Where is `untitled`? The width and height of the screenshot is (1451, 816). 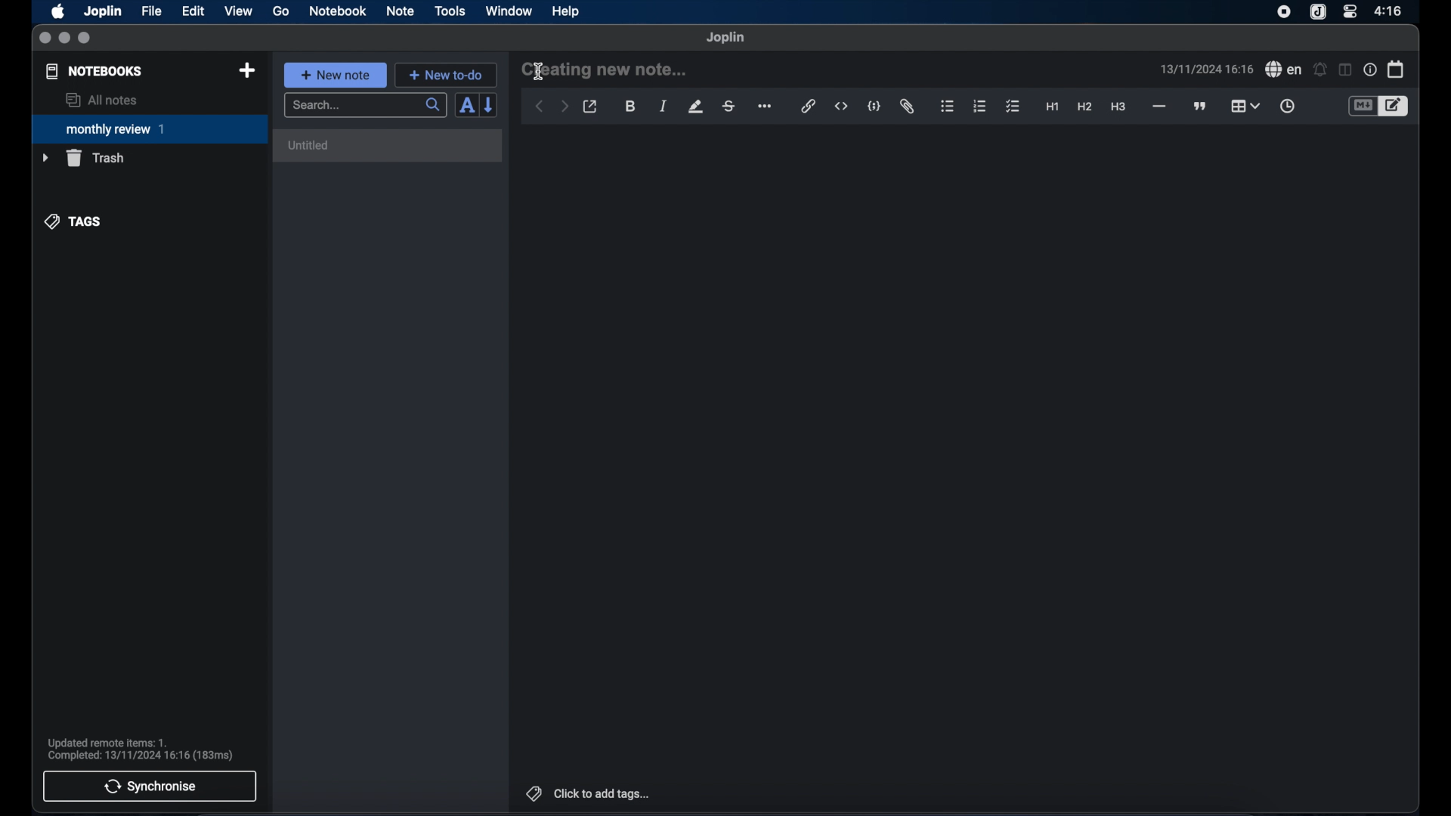 untitled is located at coordinates (311, 145).